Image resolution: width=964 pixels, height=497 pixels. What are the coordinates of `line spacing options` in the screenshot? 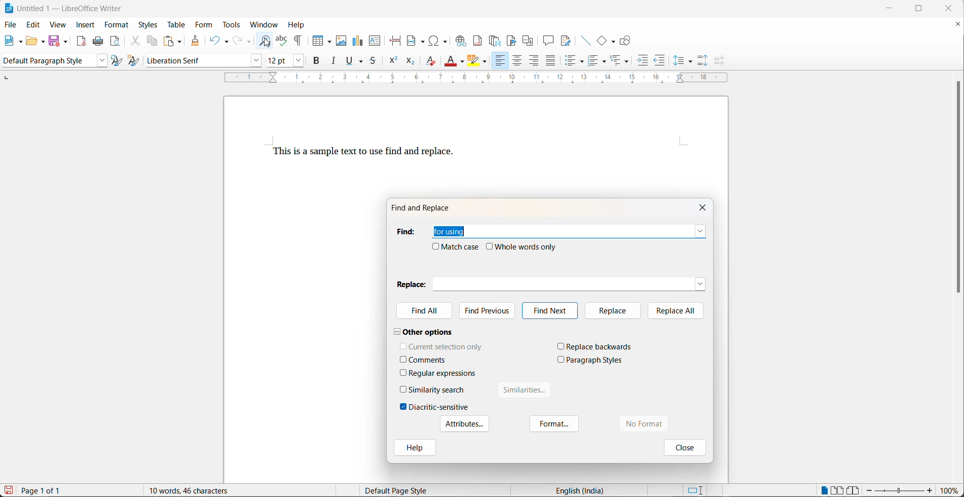 It's located at (678, 61).